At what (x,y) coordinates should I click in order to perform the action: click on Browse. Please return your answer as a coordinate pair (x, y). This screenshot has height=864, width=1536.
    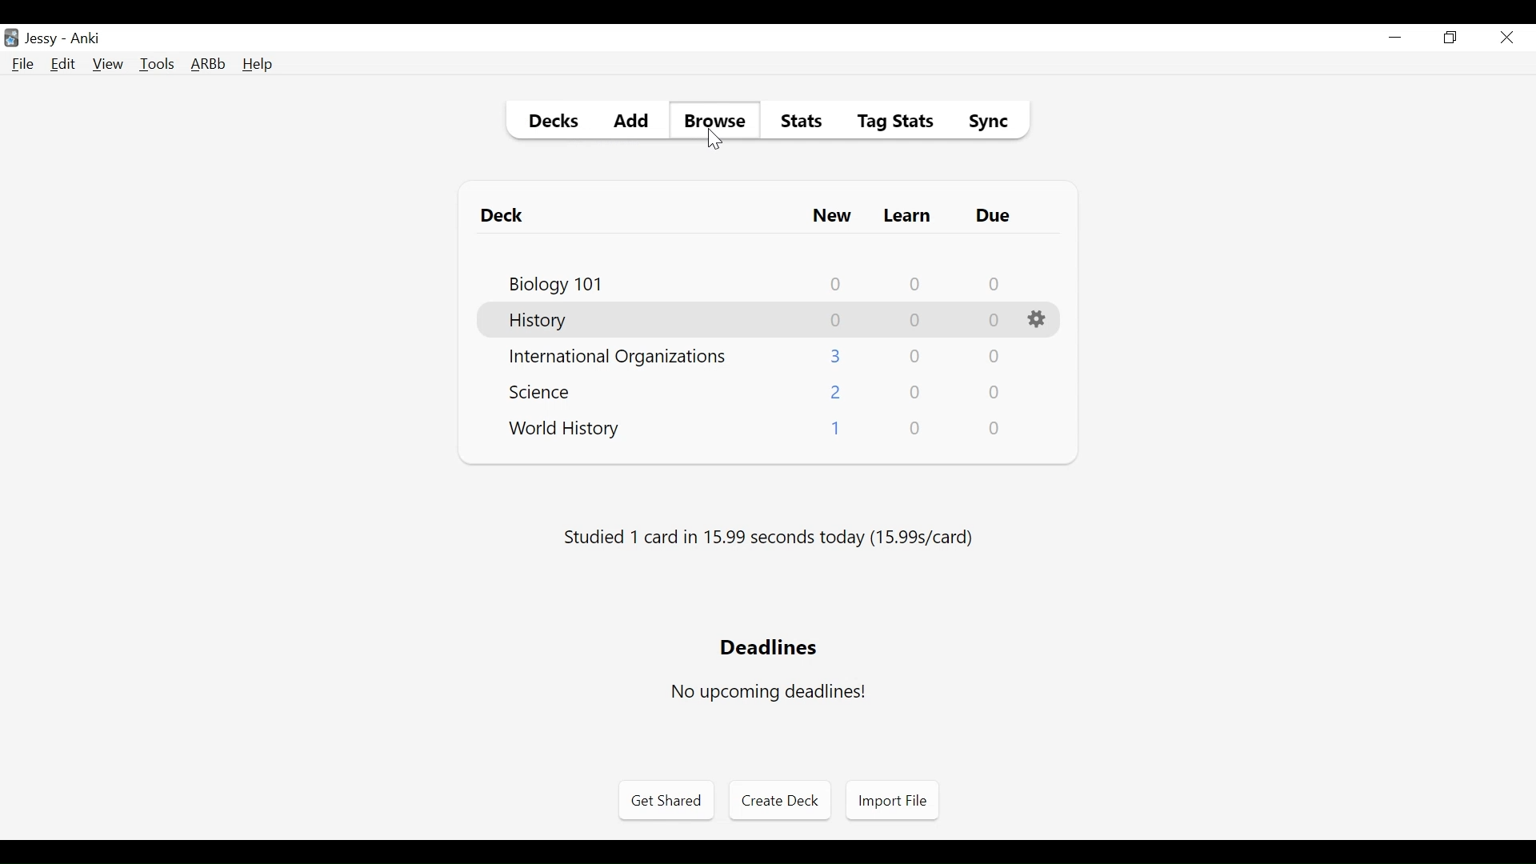
    Looking at the image, I should click on (714, 120).